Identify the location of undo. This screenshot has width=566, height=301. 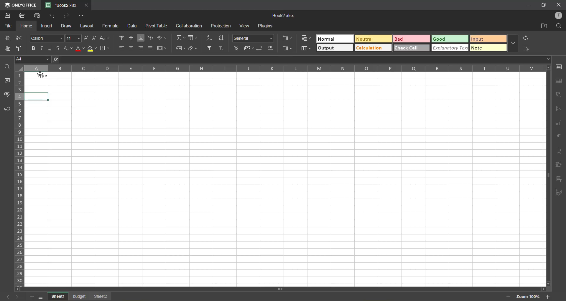
(52, 16).